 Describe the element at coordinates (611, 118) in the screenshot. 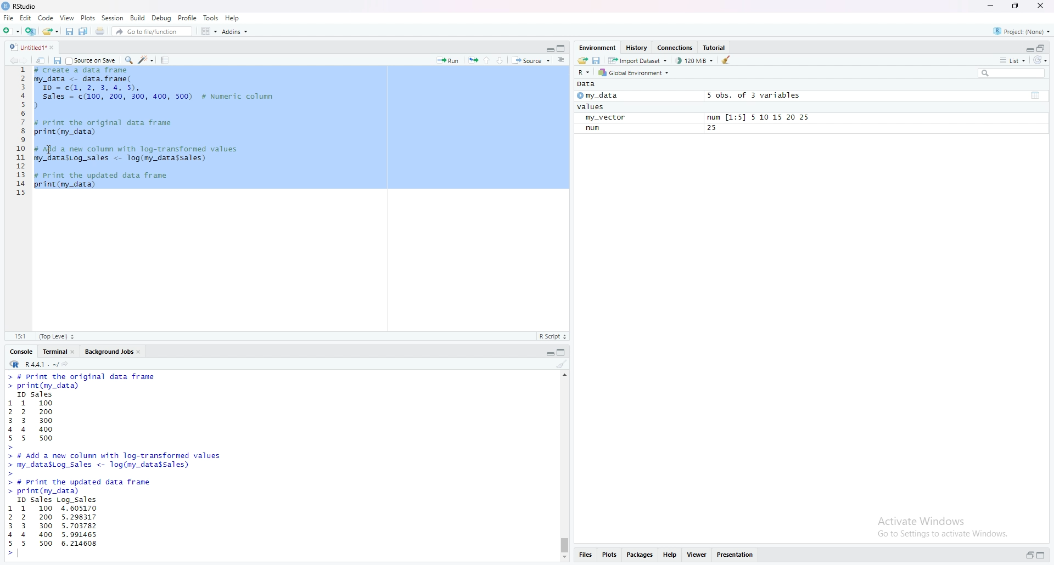

I see `my_vector` at that location.